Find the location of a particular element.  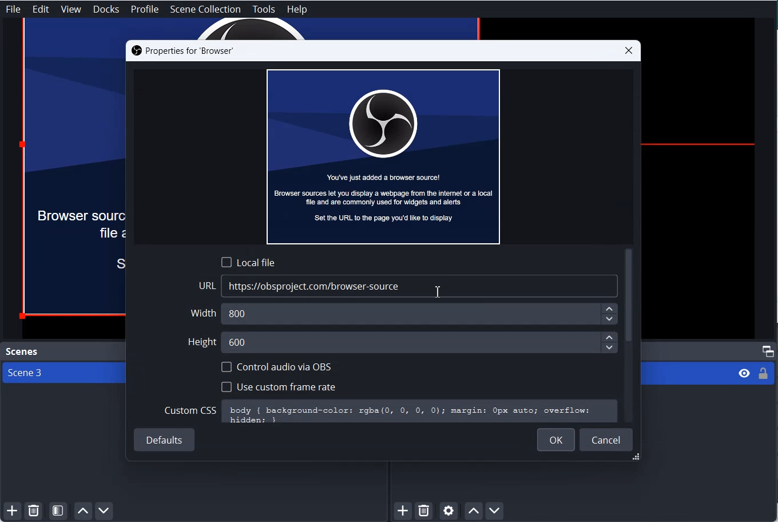

View is located at coordinates (71, 10).